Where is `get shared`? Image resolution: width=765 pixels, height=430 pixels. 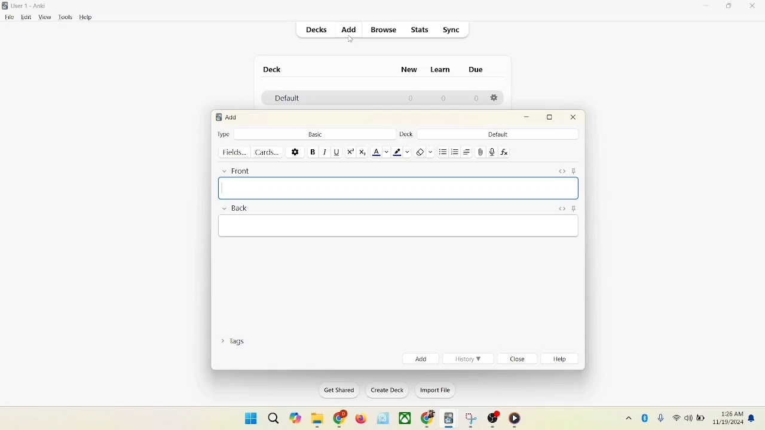
get shared is located at coordinates (335, 390).